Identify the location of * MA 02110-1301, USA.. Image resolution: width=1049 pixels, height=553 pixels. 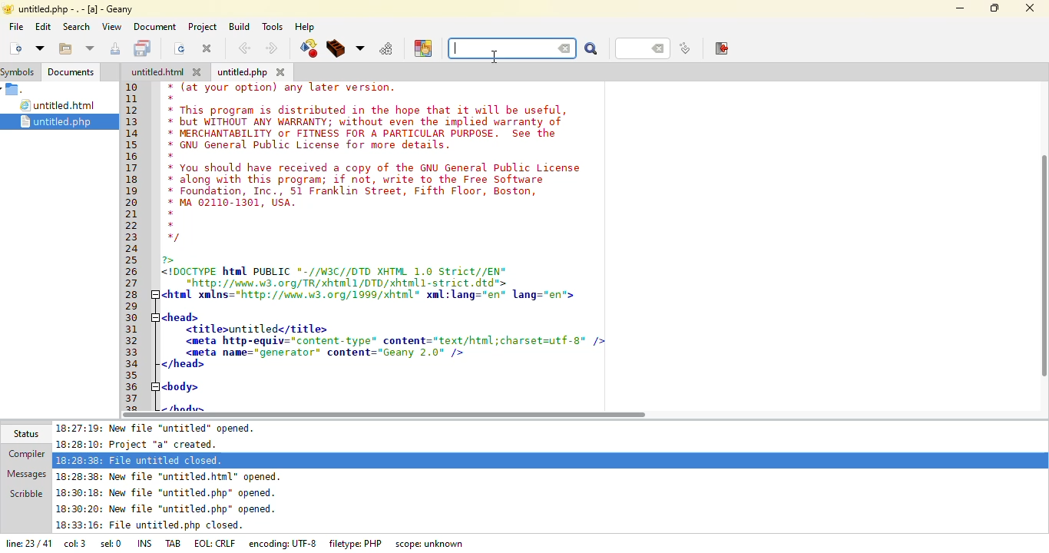
(230, 203).